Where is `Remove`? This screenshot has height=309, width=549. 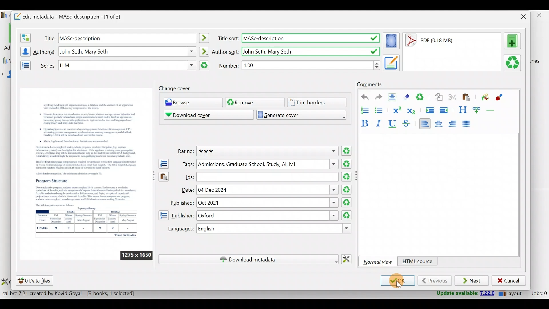 Remove is located at coordinates (254, 102).